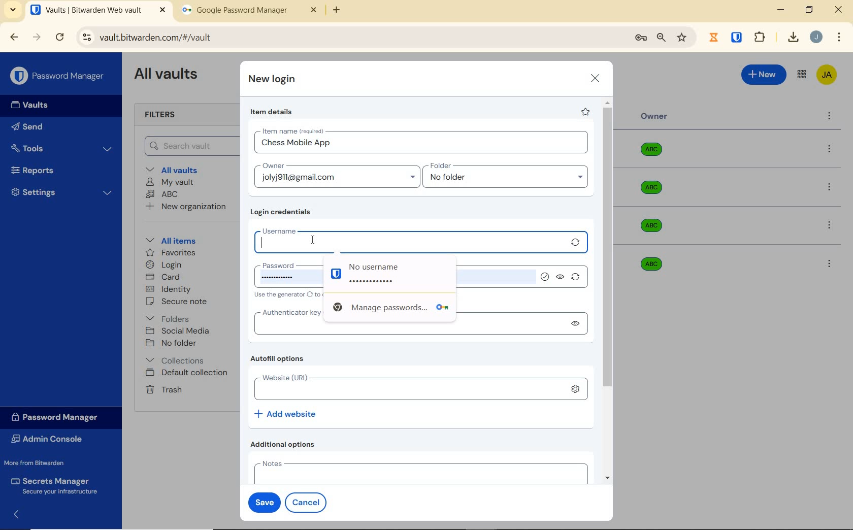 The height and width of the screenshot is (530, 853). What do you see at coordinates (185, 207) in the screenshot?
I see `New organization` at bounding box center [185, 207].